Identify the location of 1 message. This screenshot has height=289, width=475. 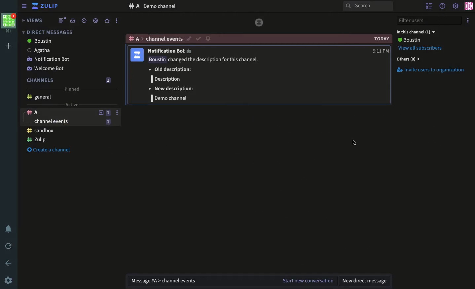
(108, 112).